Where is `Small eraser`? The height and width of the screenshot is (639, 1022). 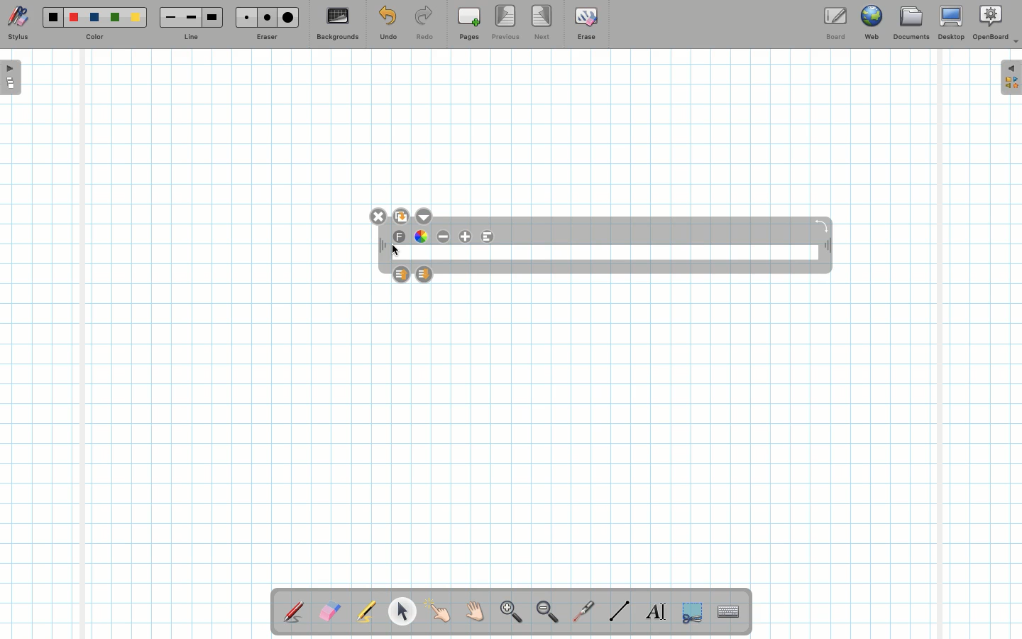
Small eraser is located at coordinates (243, 17).